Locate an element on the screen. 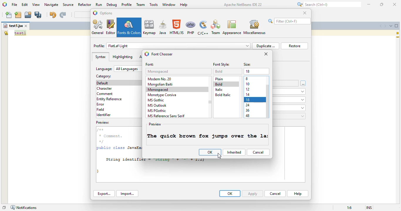  keymap is located at coordinates (149, 27).